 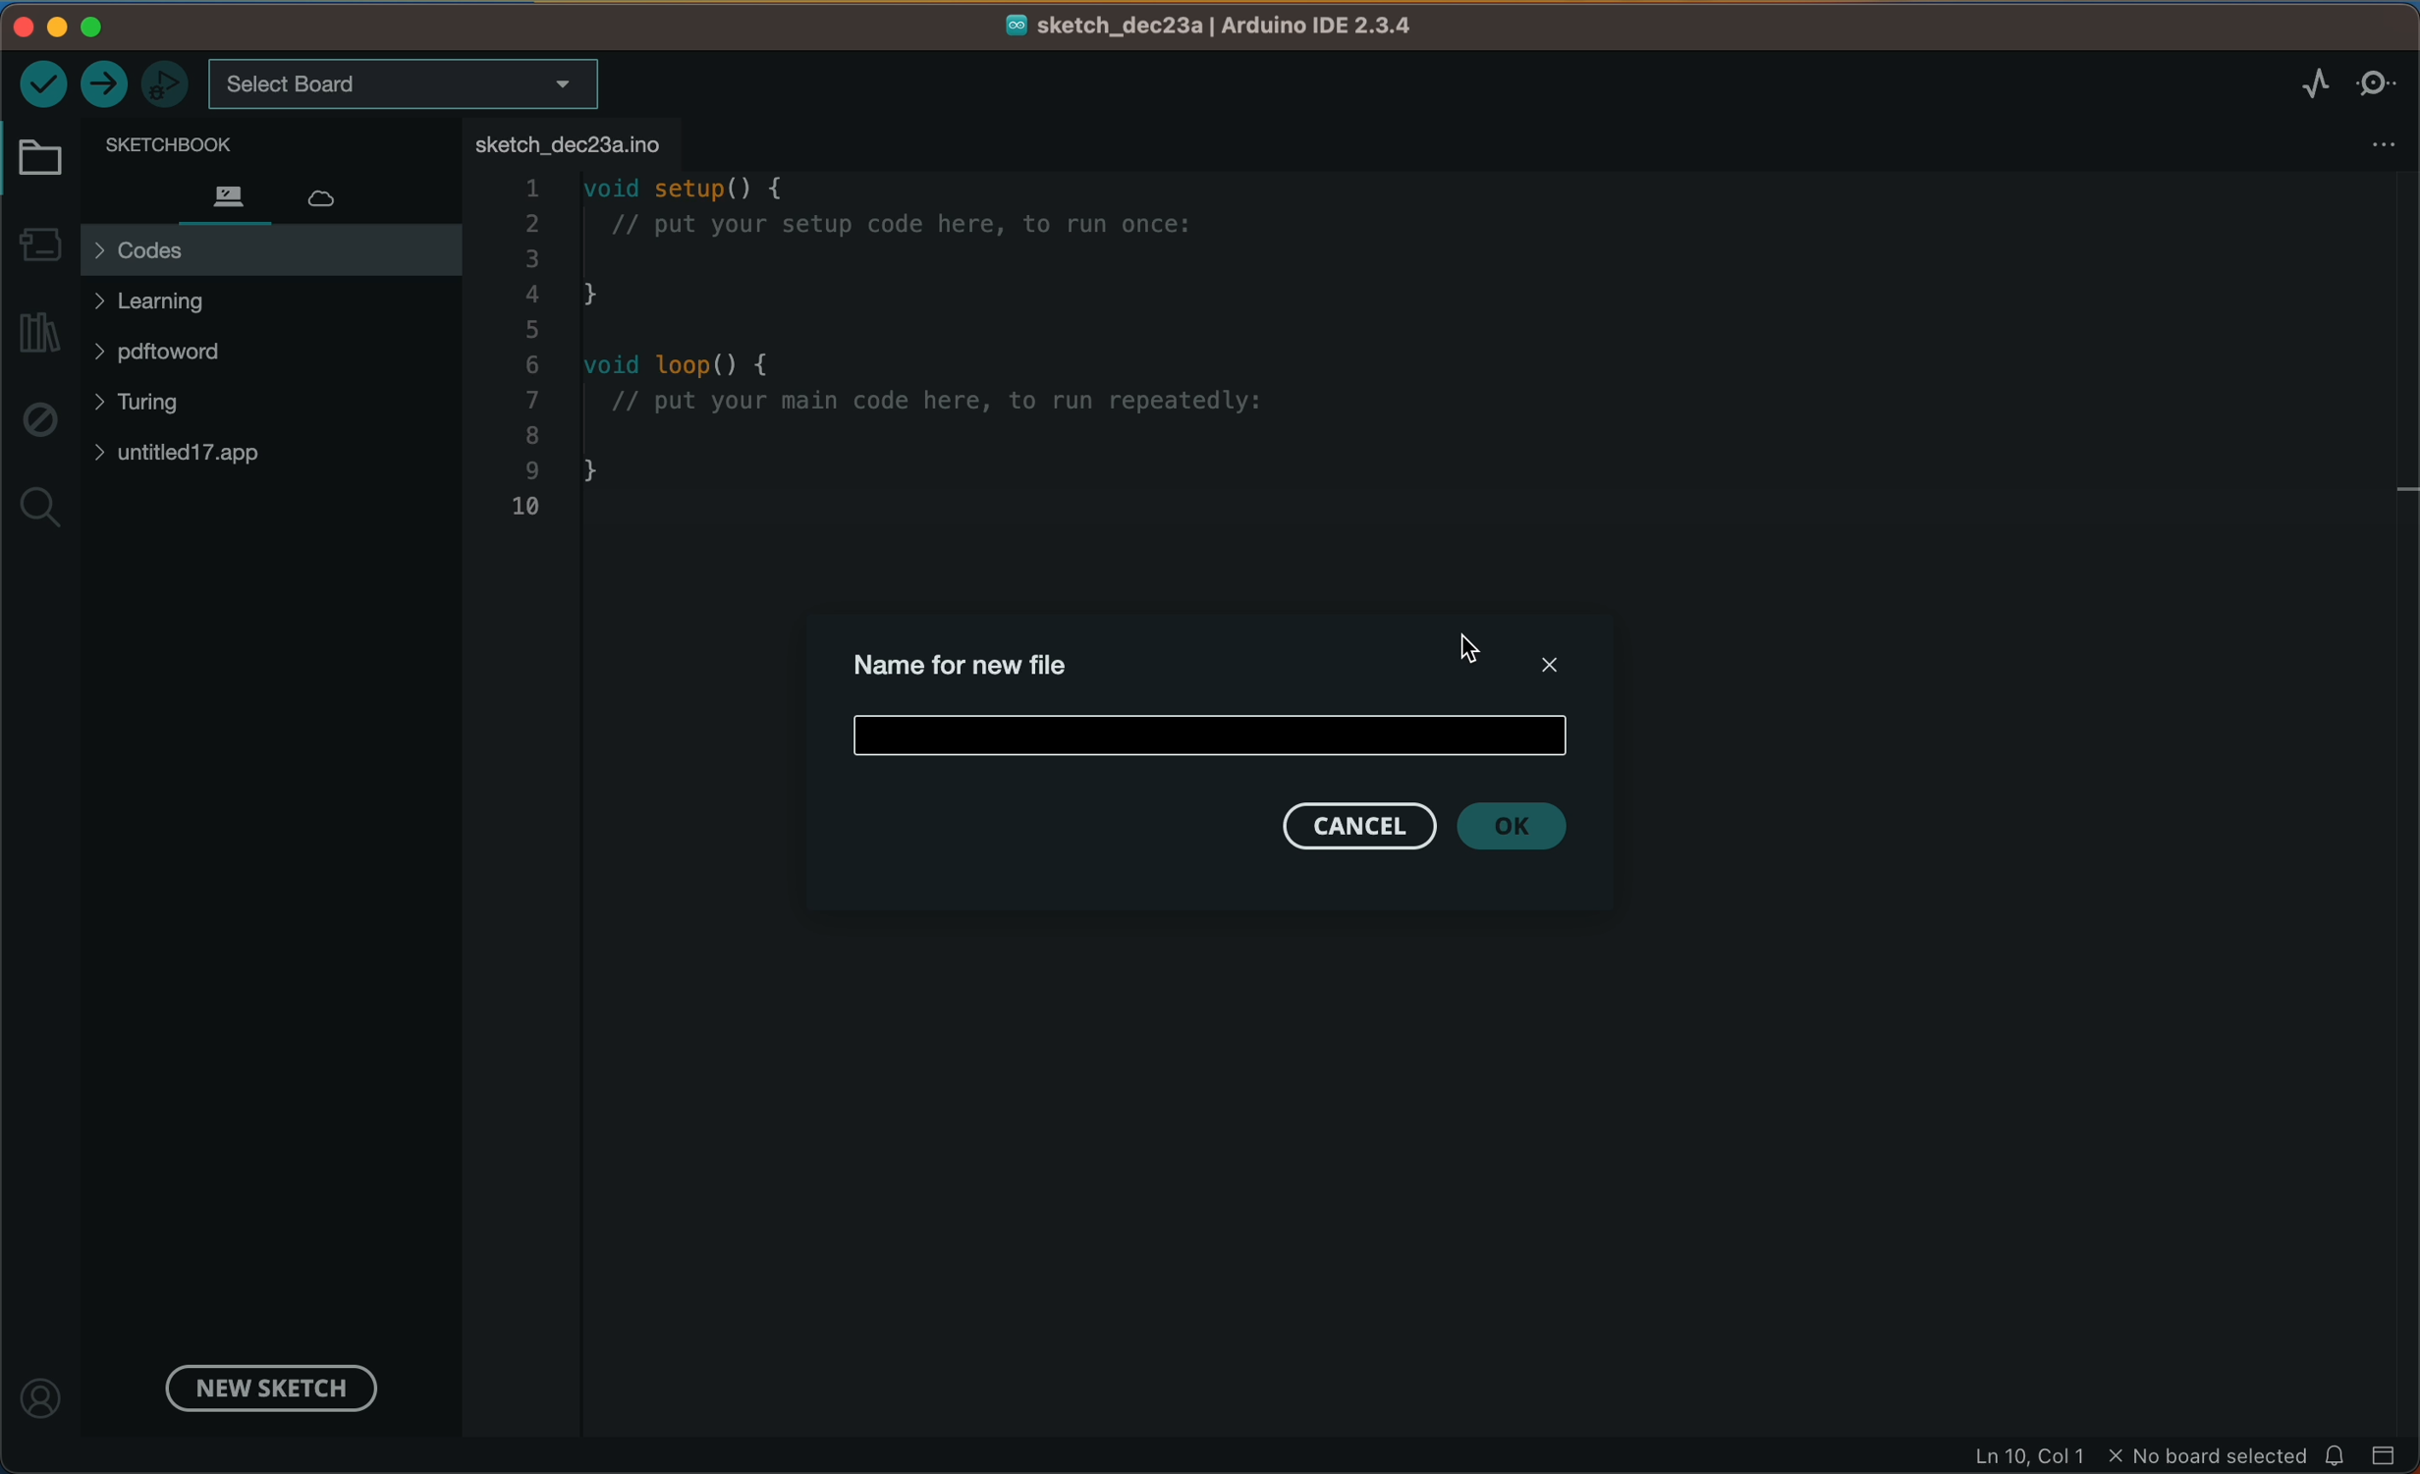 What do you see at coordinates (1543, 661) in the screenshot?
I see `close` at bounding box center [1543, 661].